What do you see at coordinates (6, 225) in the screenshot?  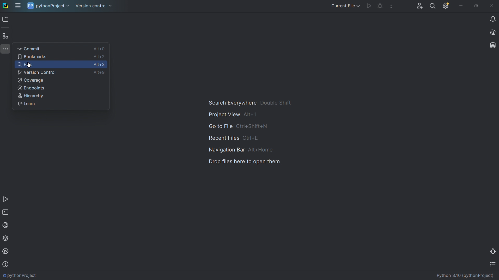 I see `Python Console` at bounding box center [6, 225].